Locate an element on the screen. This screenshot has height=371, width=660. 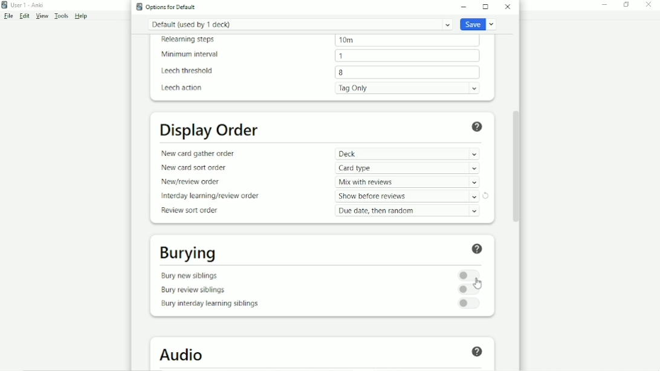
Help is located at coordinates (479, 250).